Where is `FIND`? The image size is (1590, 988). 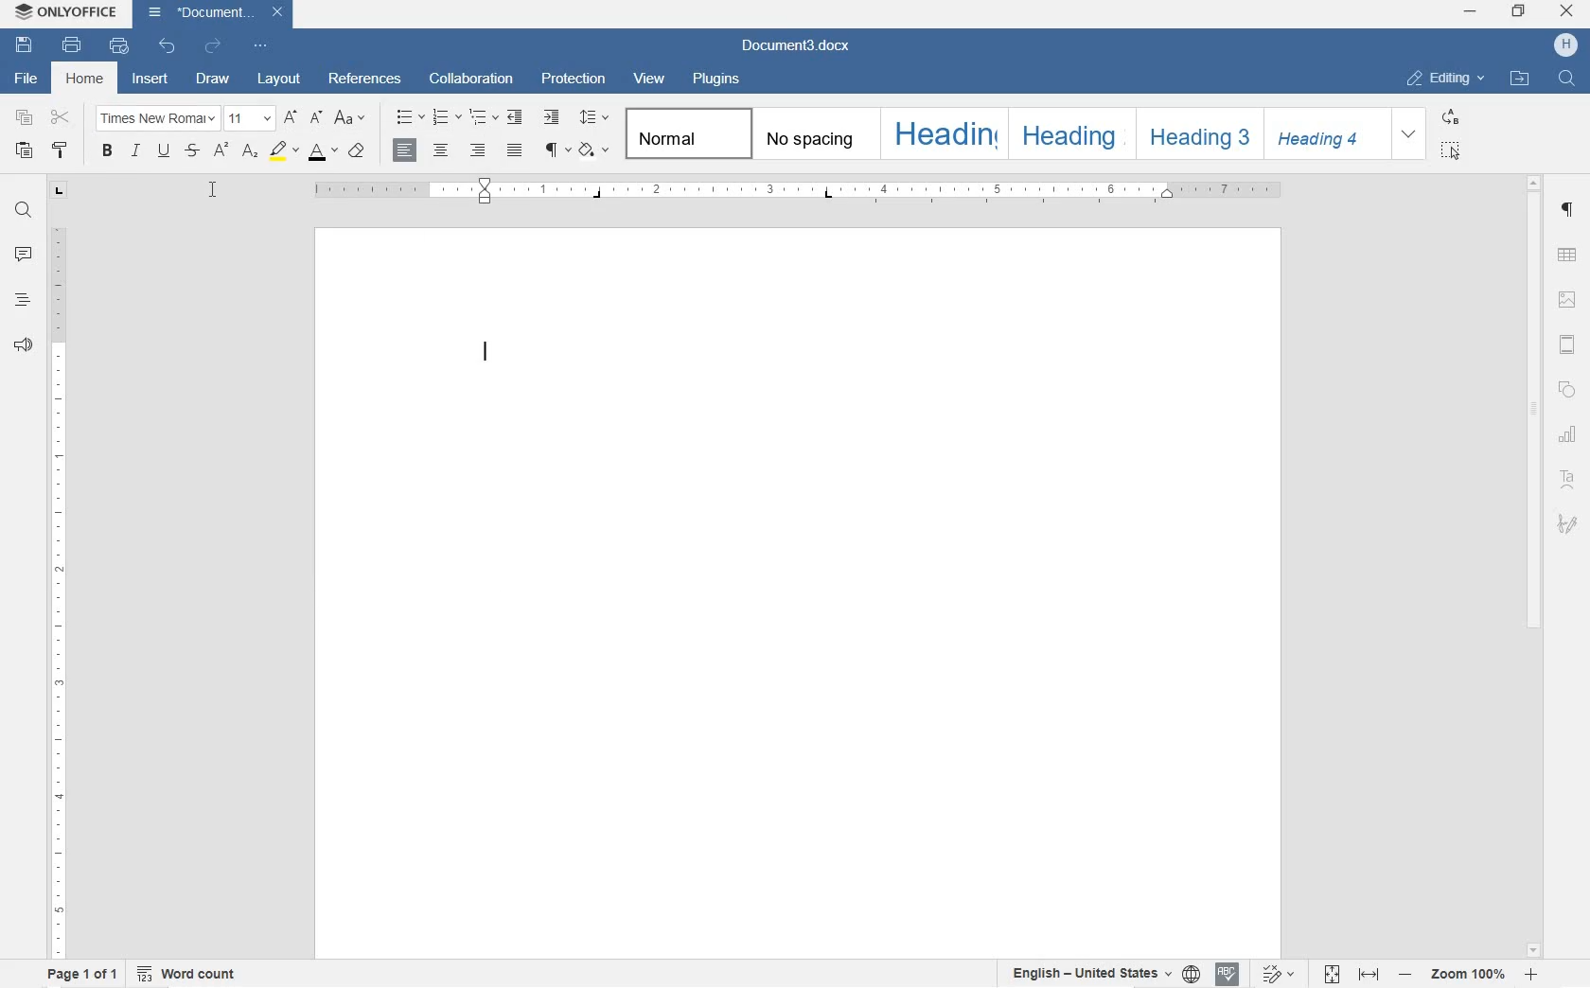
FIND is located at coordinates (20, 209).